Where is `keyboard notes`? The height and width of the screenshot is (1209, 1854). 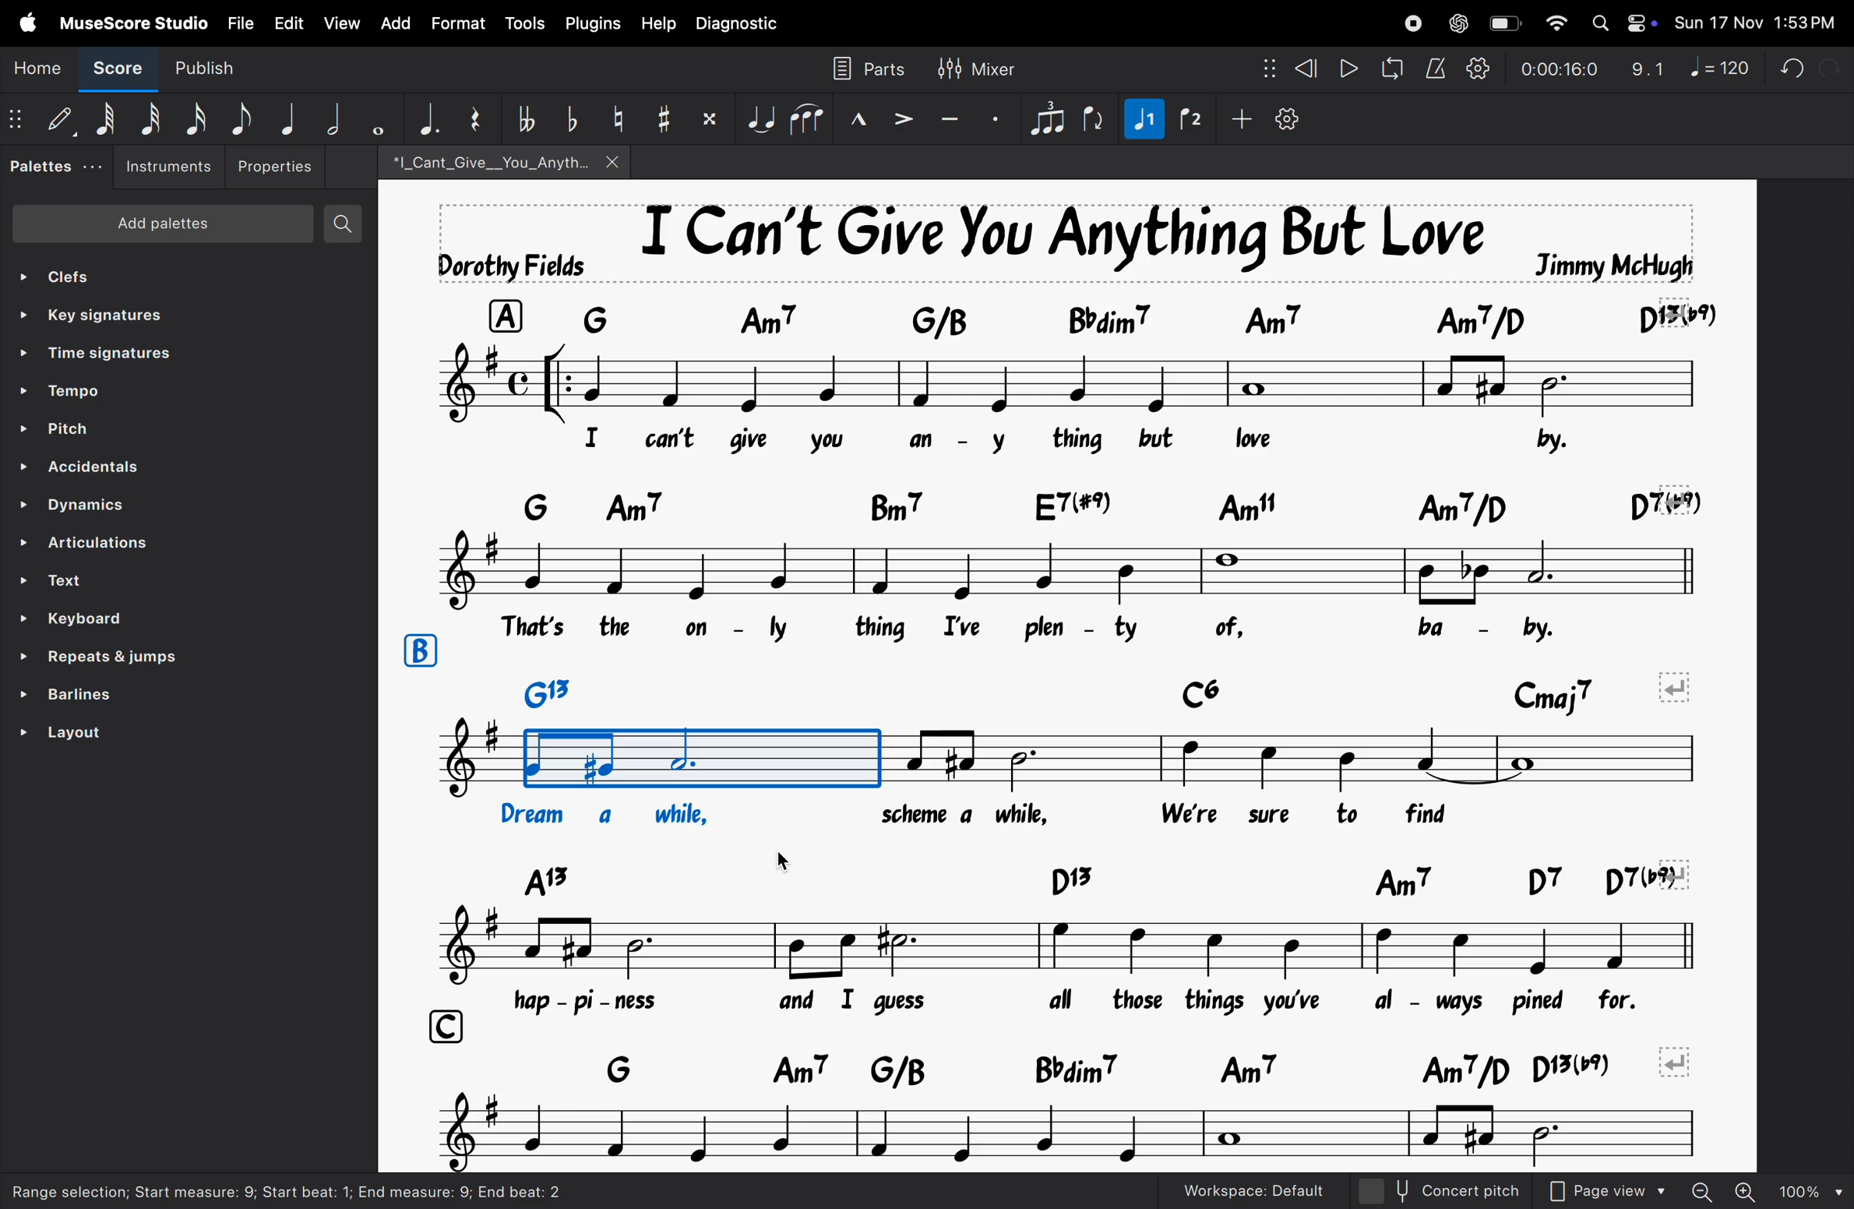 keyboard notes is located at coordinates (1010, 506).